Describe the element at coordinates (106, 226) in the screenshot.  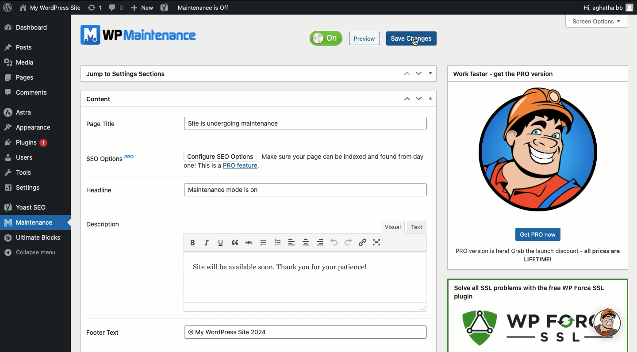
I see `Description` at that location.